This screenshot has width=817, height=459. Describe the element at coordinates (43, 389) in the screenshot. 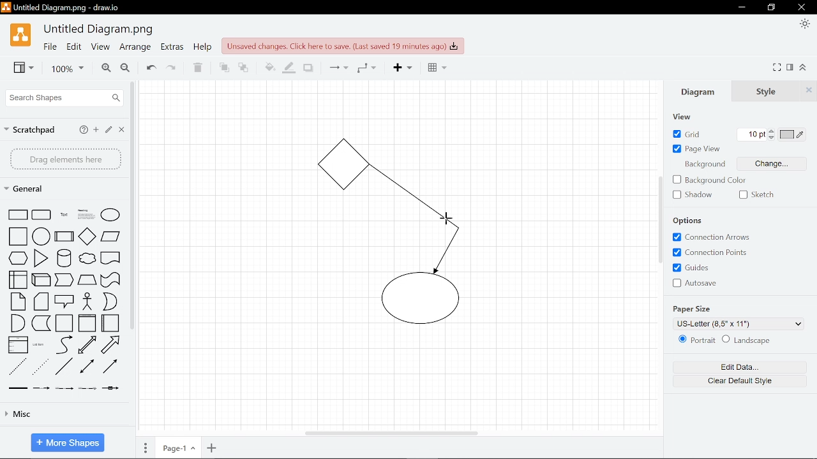

I see `shape` at that location.